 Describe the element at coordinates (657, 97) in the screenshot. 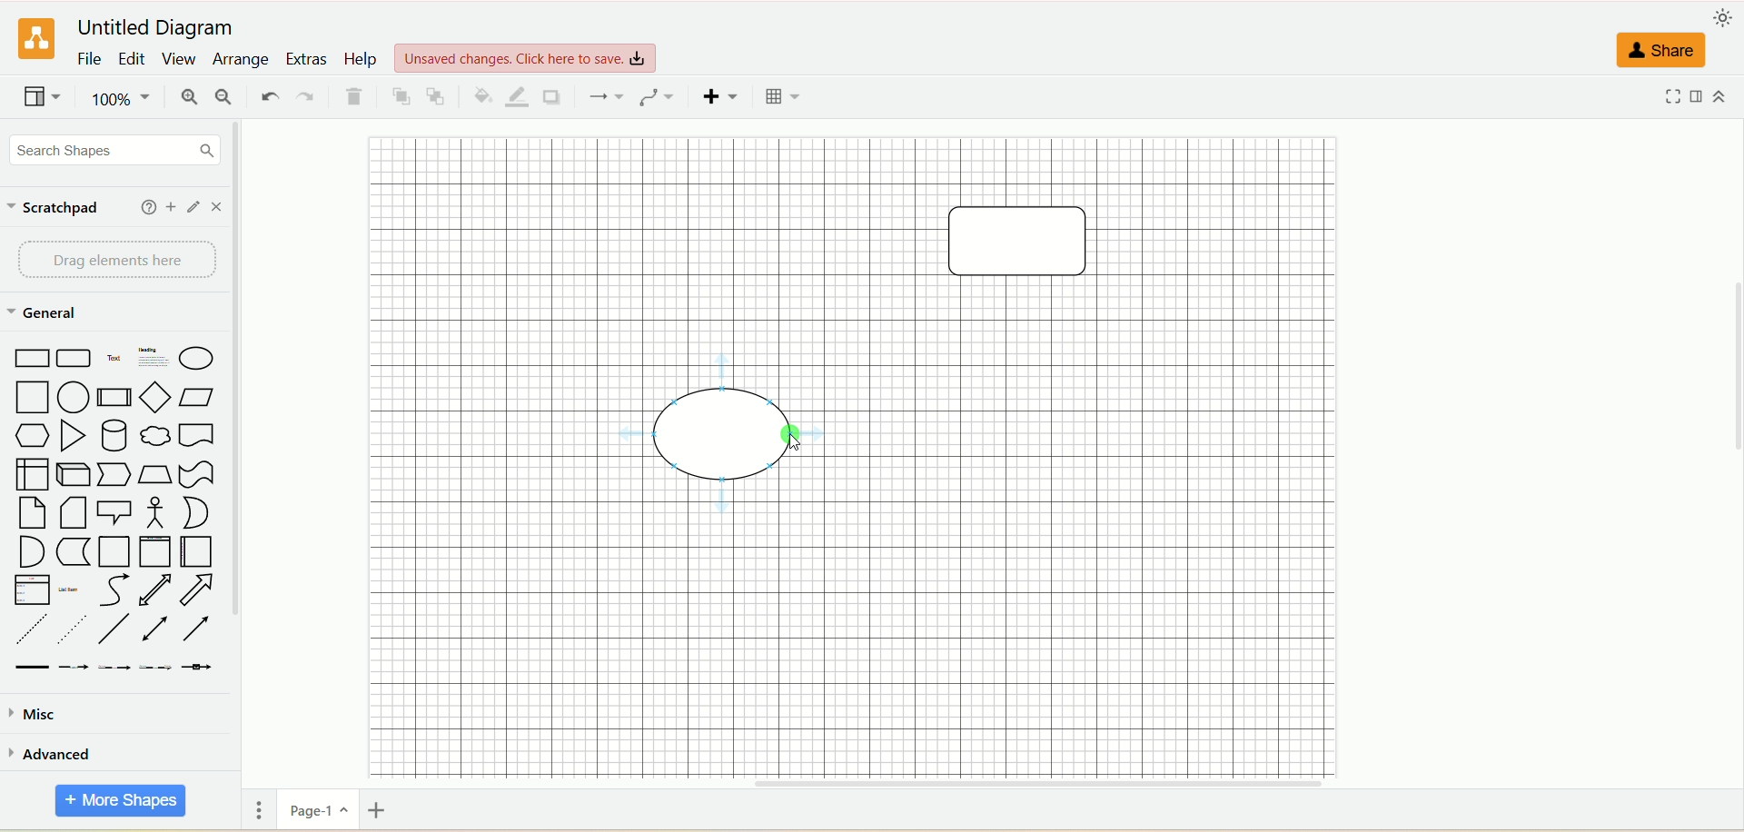

I see `waypoints` at that location.